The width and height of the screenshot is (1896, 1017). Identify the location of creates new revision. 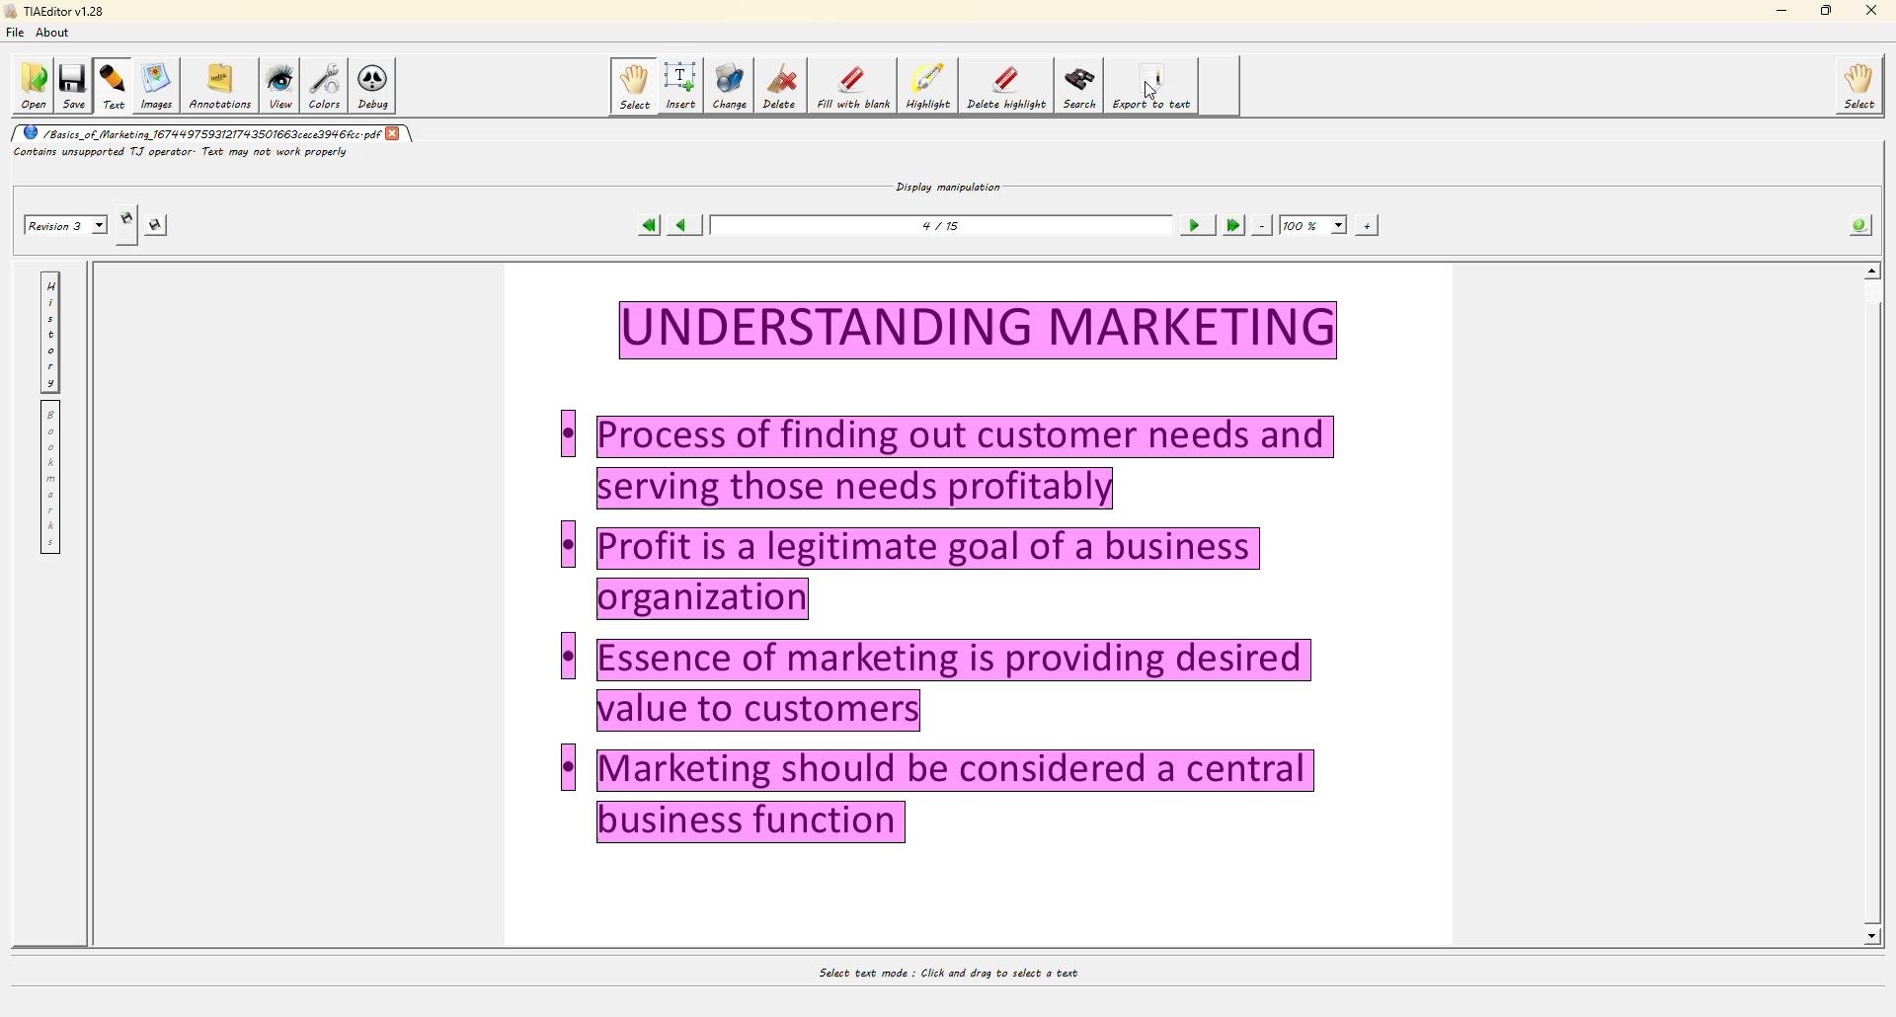
(127, 216).